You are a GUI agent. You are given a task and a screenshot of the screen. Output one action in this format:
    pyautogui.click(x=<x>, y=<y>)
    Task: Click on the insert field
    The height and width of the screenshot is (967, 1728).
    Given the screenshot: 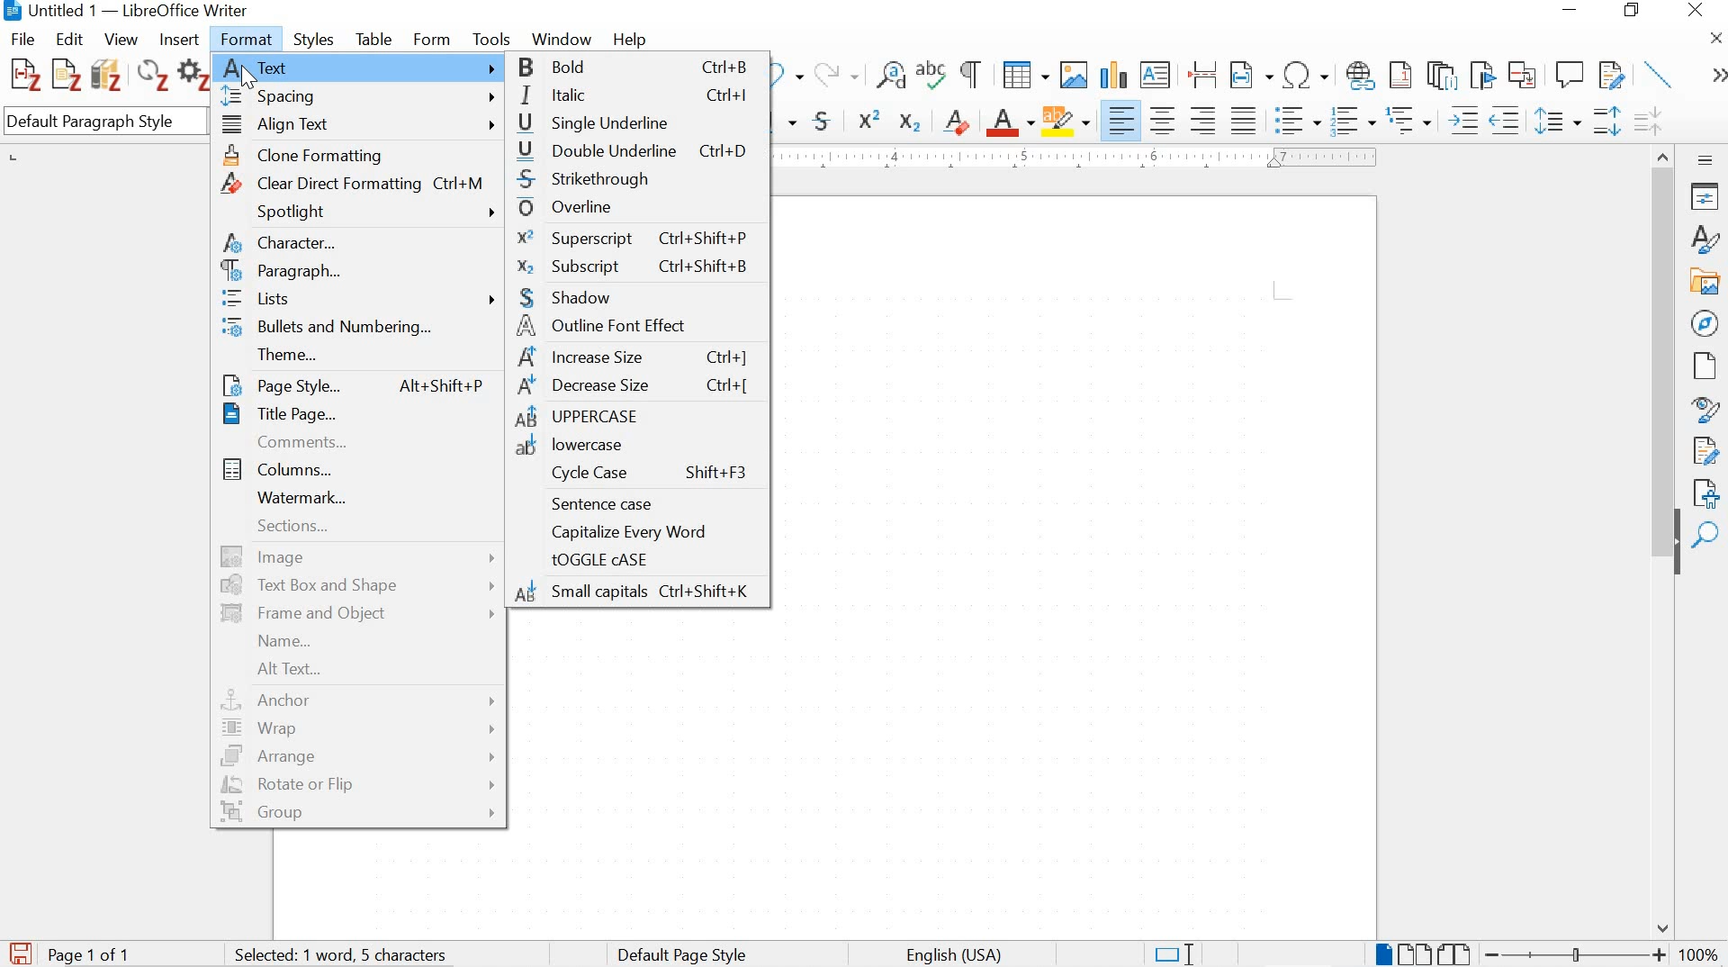 What is the action you would take?
    pyautogui.click(x=1251, y=76)
    